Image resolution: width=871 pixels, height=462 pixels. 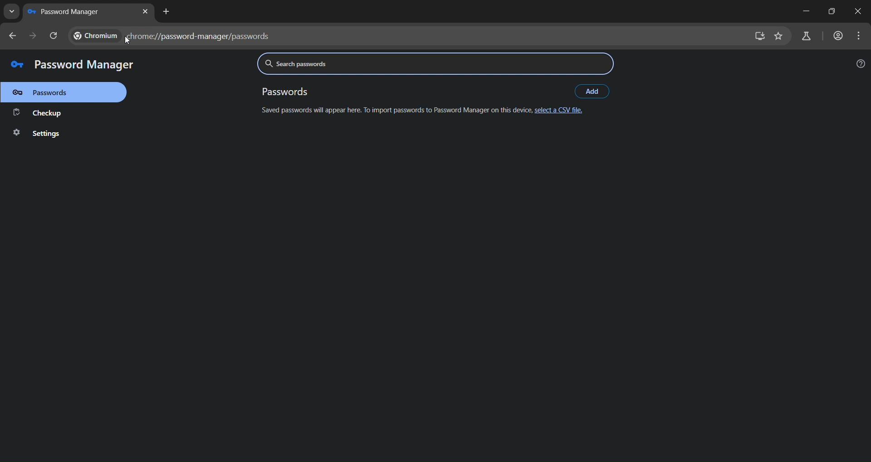 What do you see at coordinates (69, 64) in the screenshot?
I see `password manager` at bounding box center [69, 64].